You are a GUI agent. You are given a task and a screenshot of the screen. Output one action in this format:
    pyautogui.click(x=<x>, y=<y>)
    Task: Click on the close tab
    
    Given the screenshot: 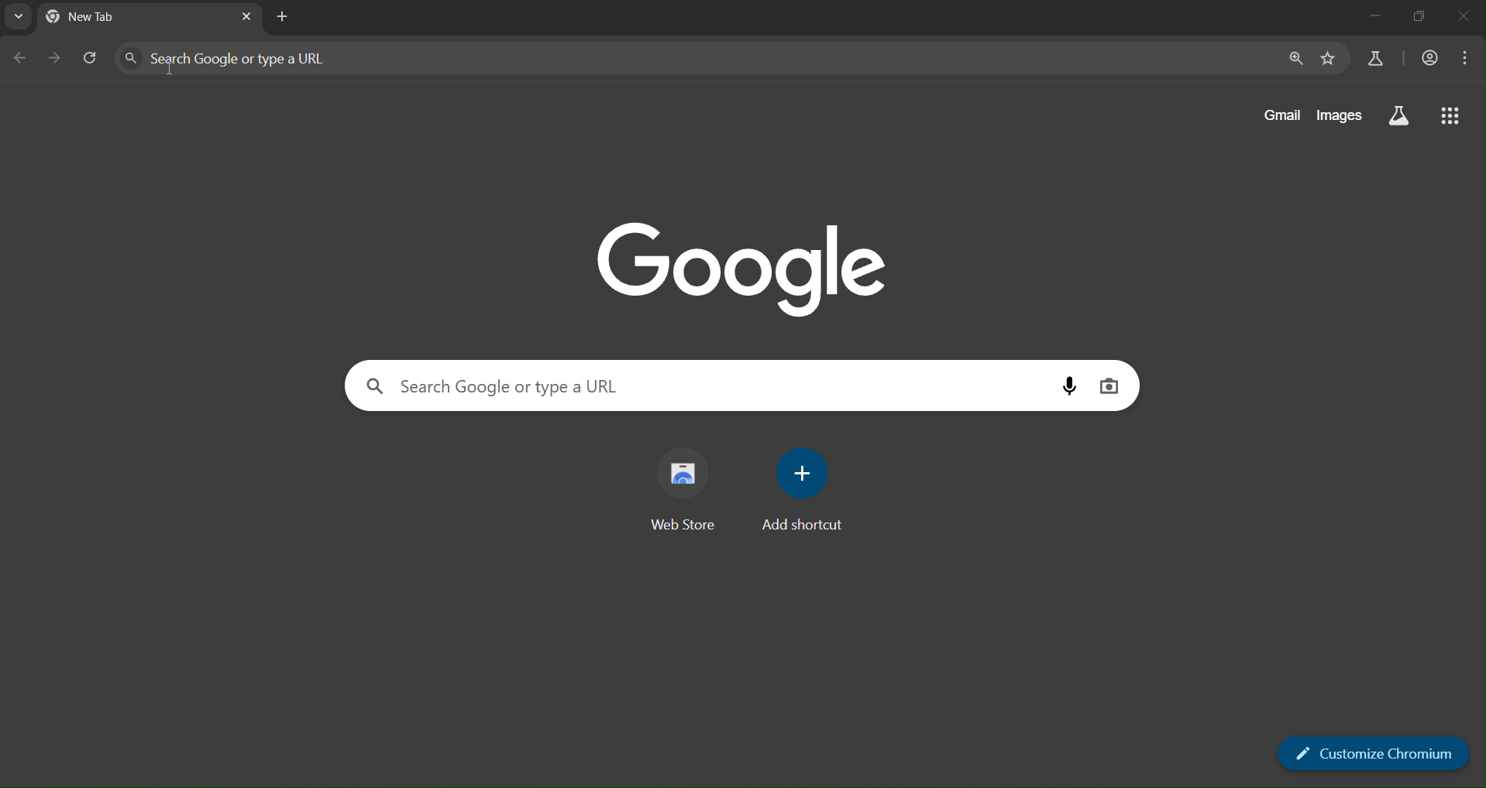 What is the action you would take?
    pyautogui.click(x=245, y=15)
    